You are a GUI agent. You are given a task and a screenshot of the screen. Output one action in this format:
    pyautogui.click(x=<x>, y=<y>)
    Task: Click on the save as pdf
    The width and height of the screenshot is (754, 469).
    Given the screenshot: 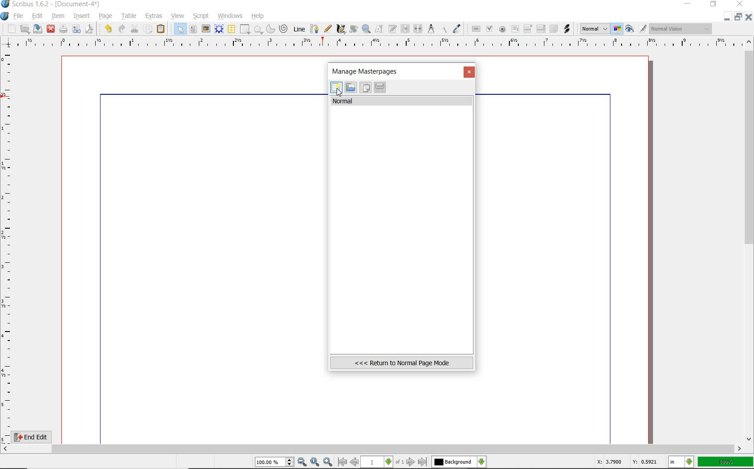 What is the action you would take?
    pyautogui.click(x=88, y=29)
    